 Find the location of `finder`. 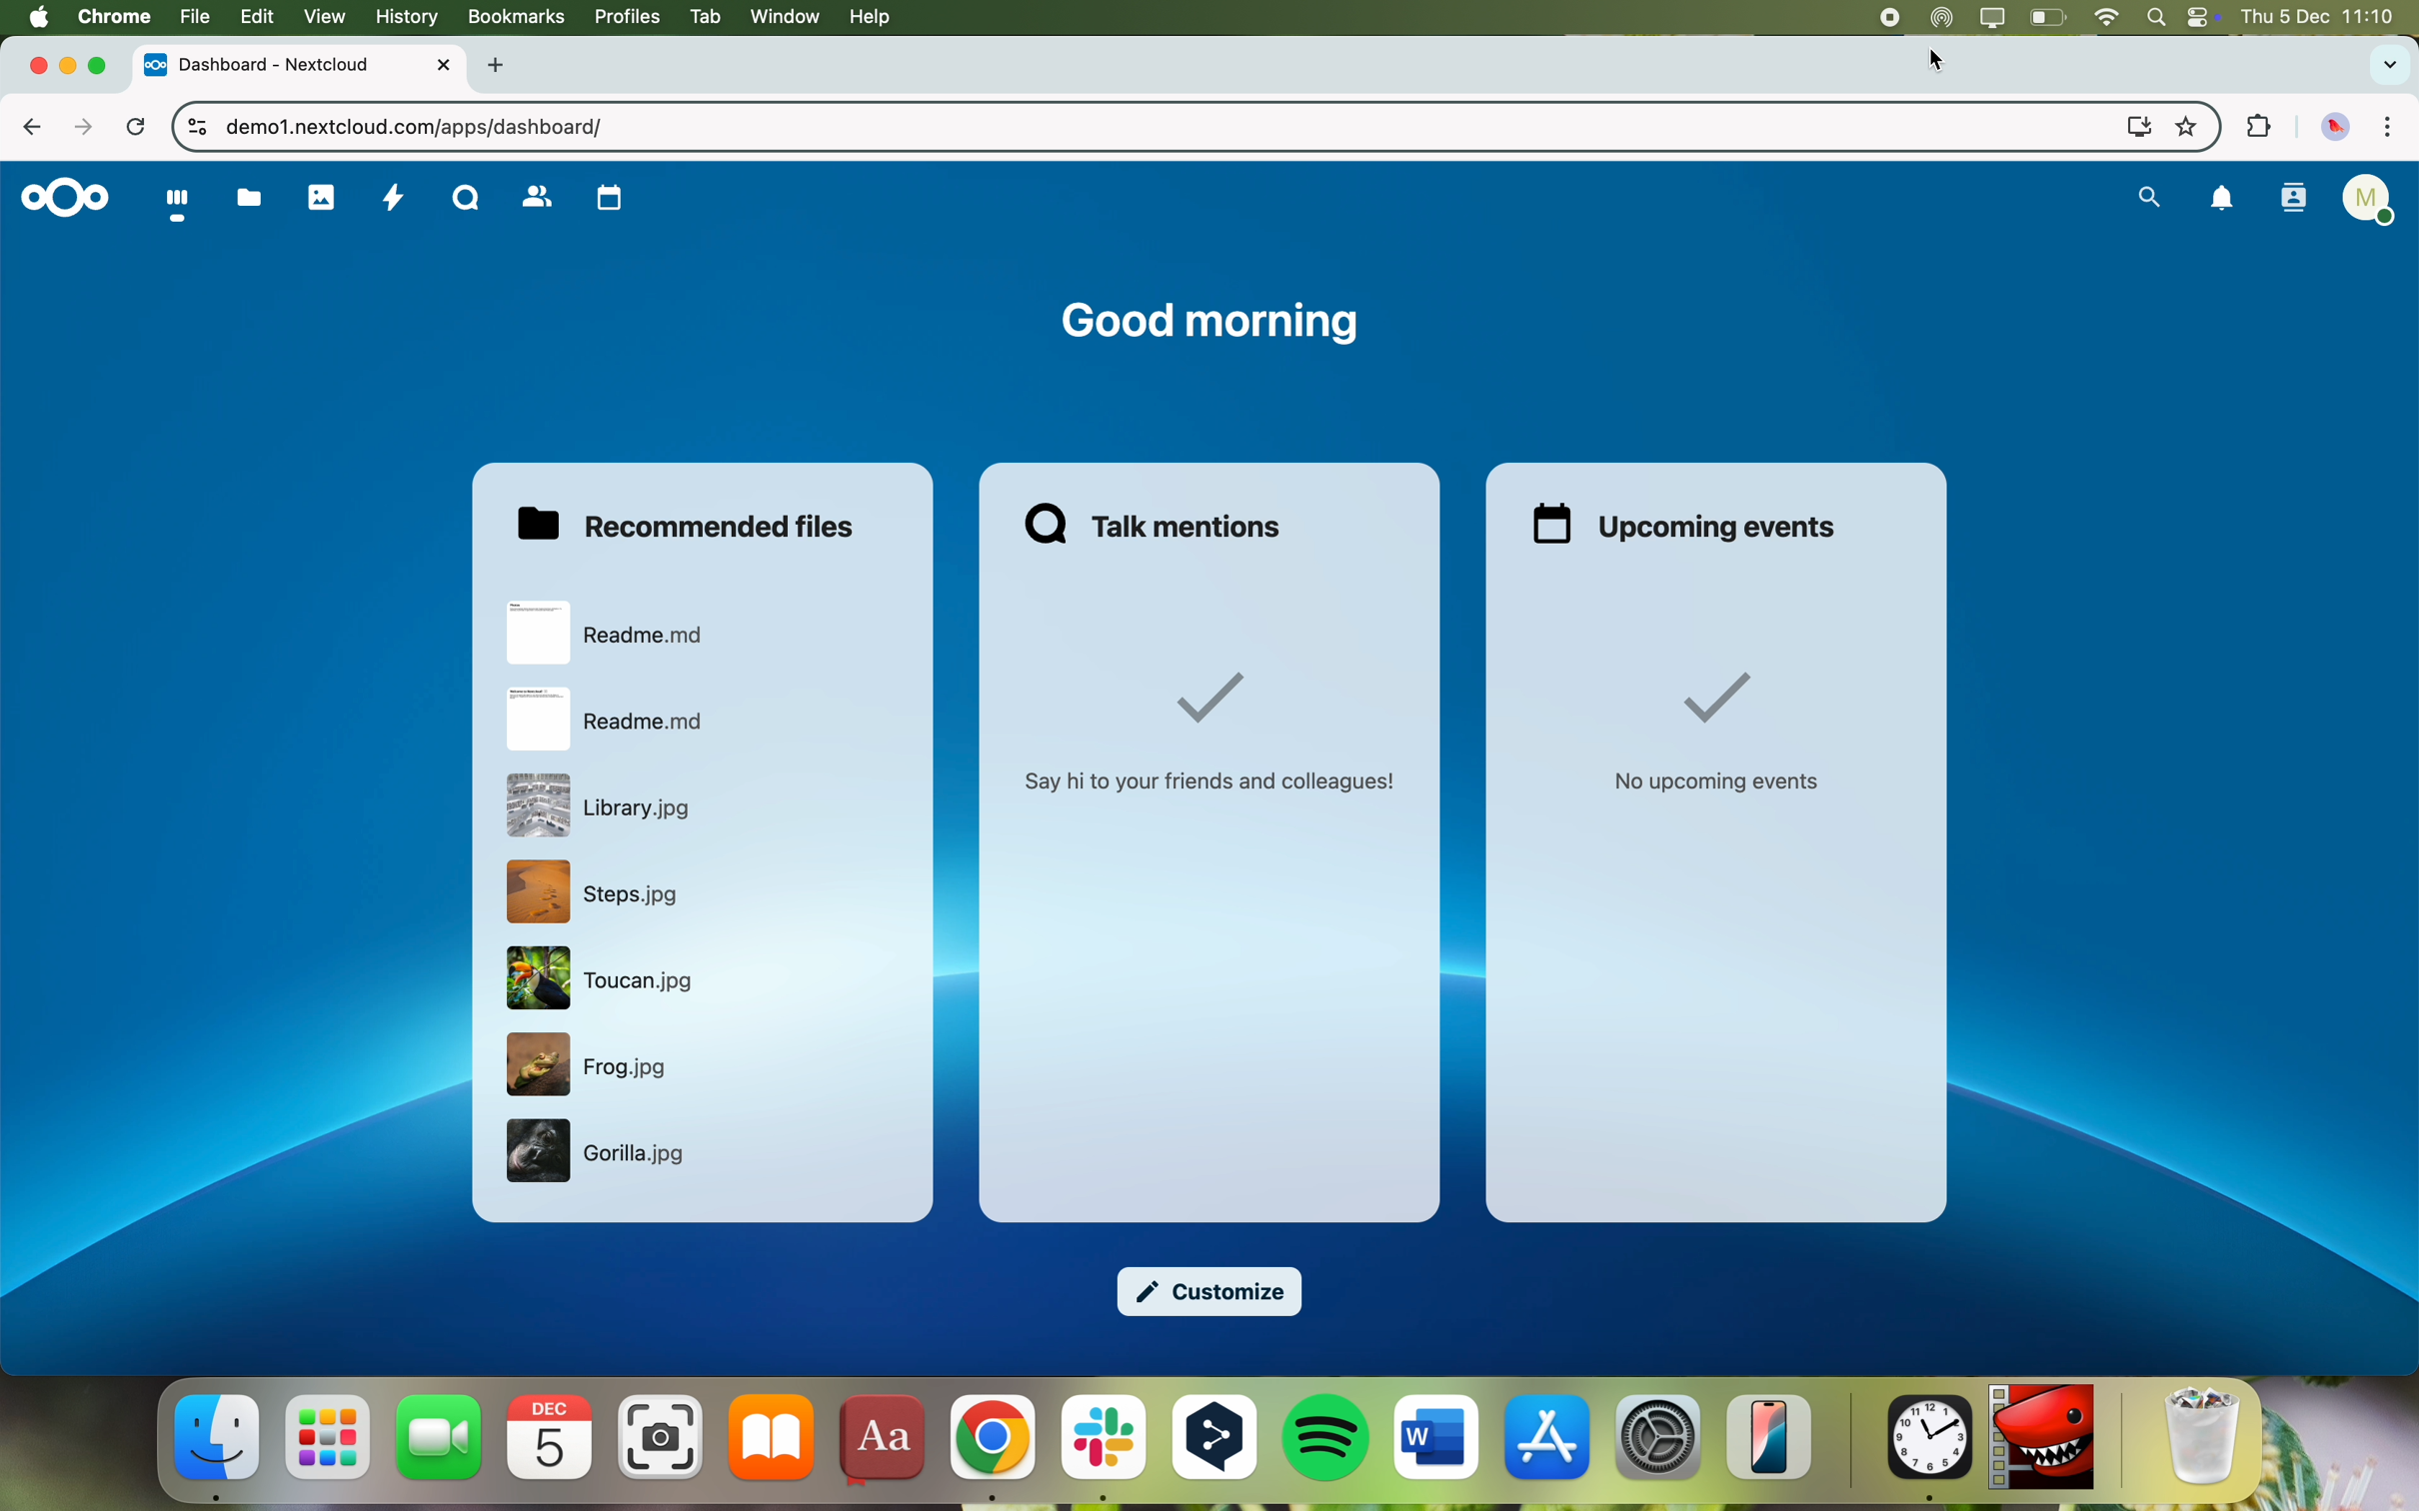

finder is located at coordinates (219, 1447).